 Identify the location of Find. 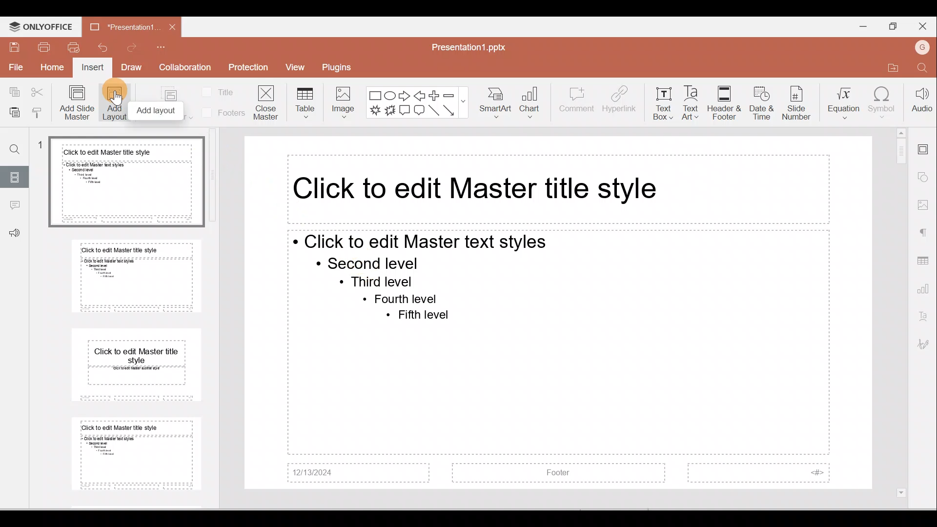
(15, 146).